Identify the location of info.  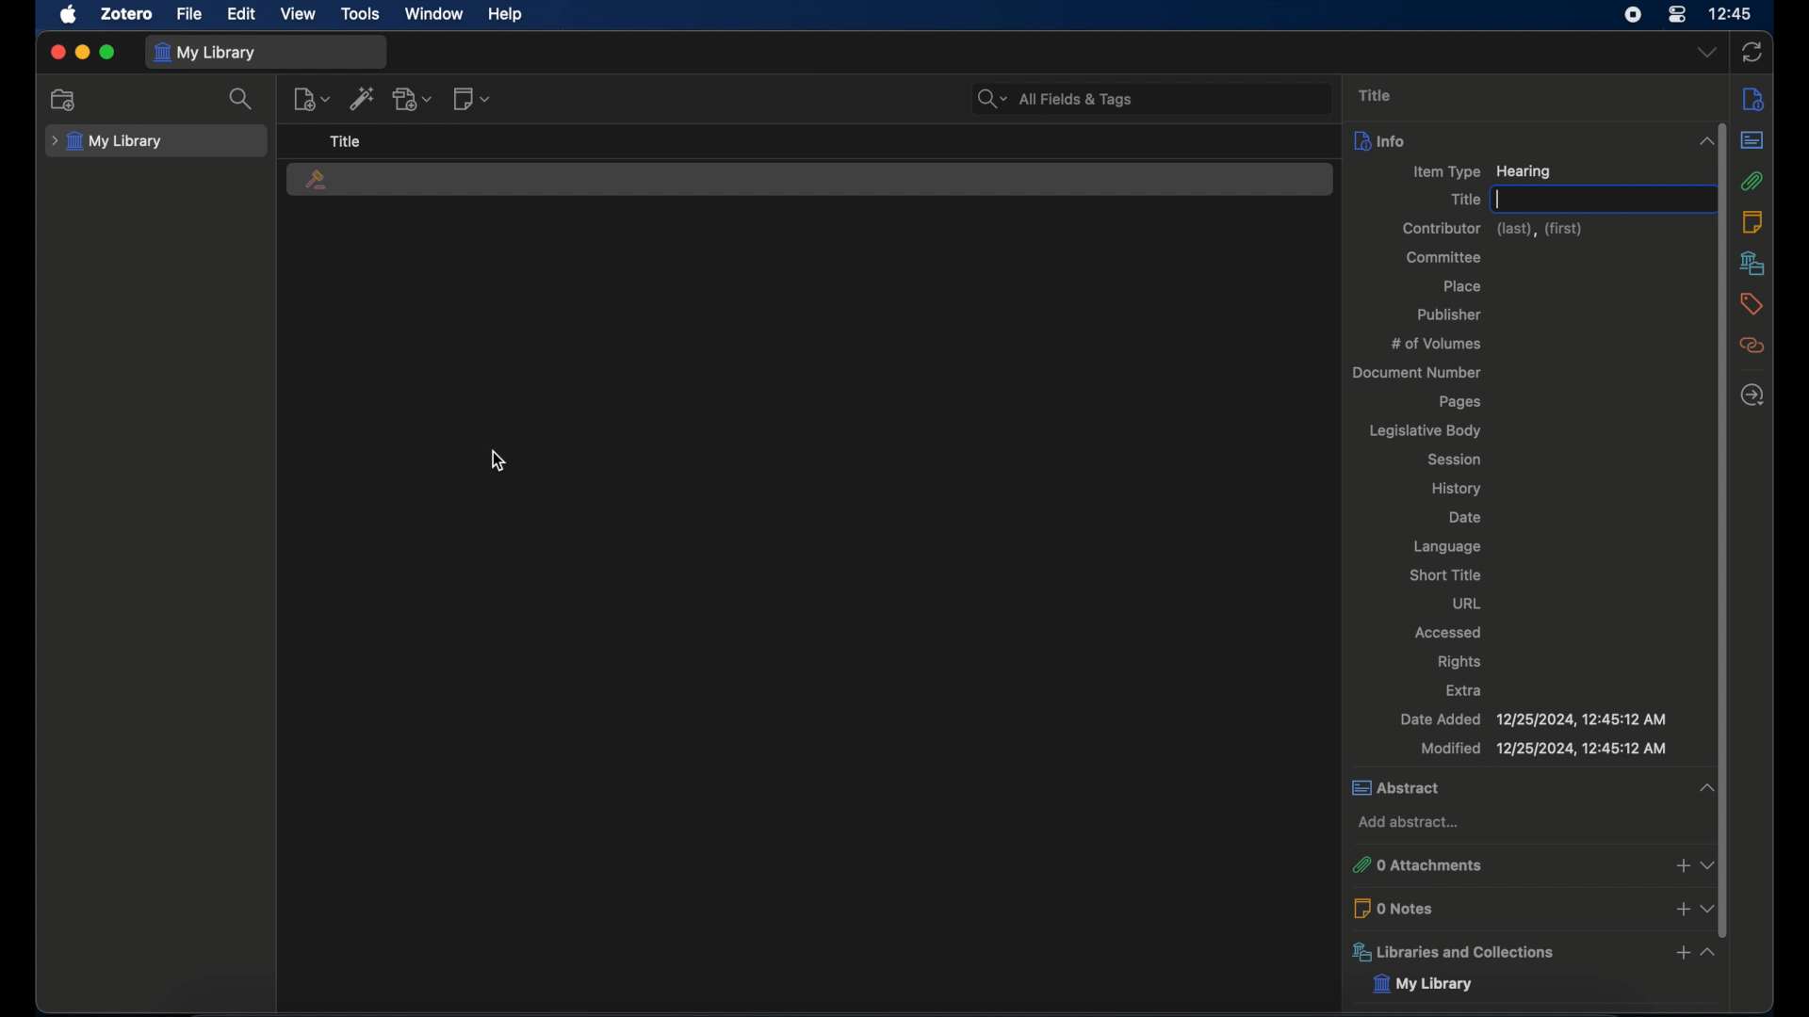
(1754, 100).